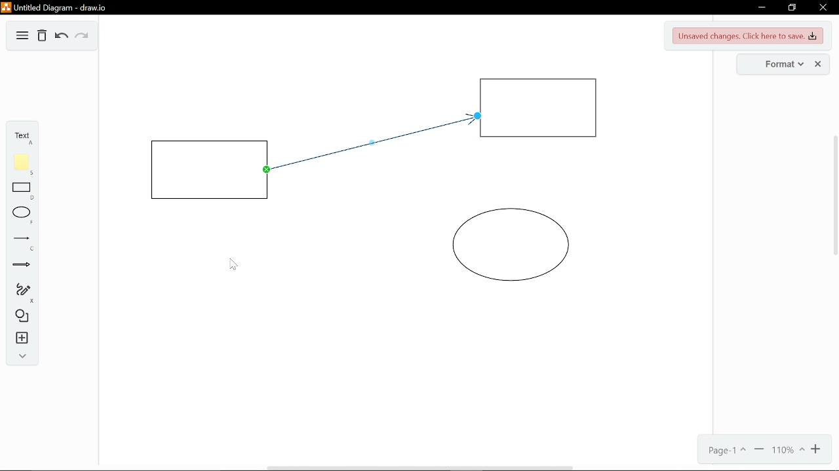 Image resolution: width=839 pixels, height=471 pixels. What do you see at coordinates (233, 264) in the screenshot?
I see `Pointer` at bounding box center [233, 264].